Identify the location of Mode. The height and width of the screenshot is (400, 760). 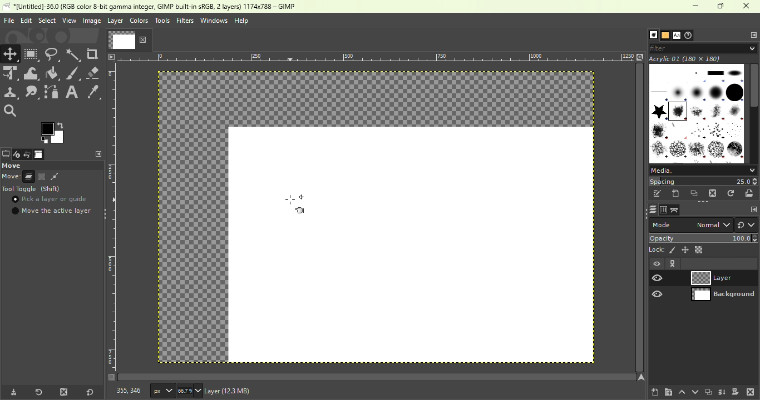
(18, 177).